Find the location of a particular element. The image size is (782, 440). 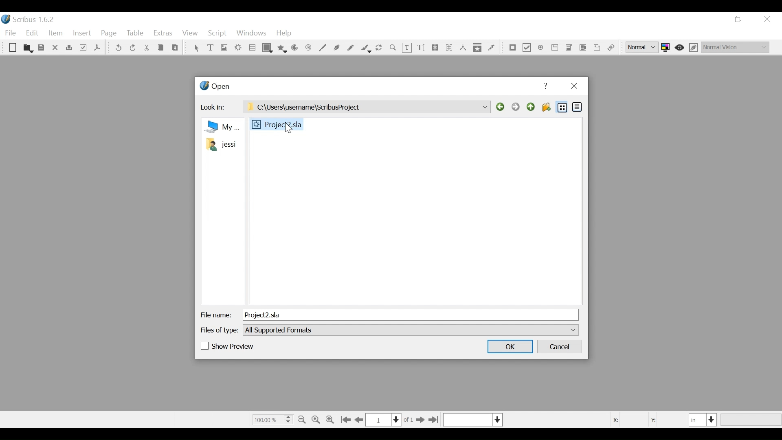

Zoom Factor is located at coordinates (272, 419).